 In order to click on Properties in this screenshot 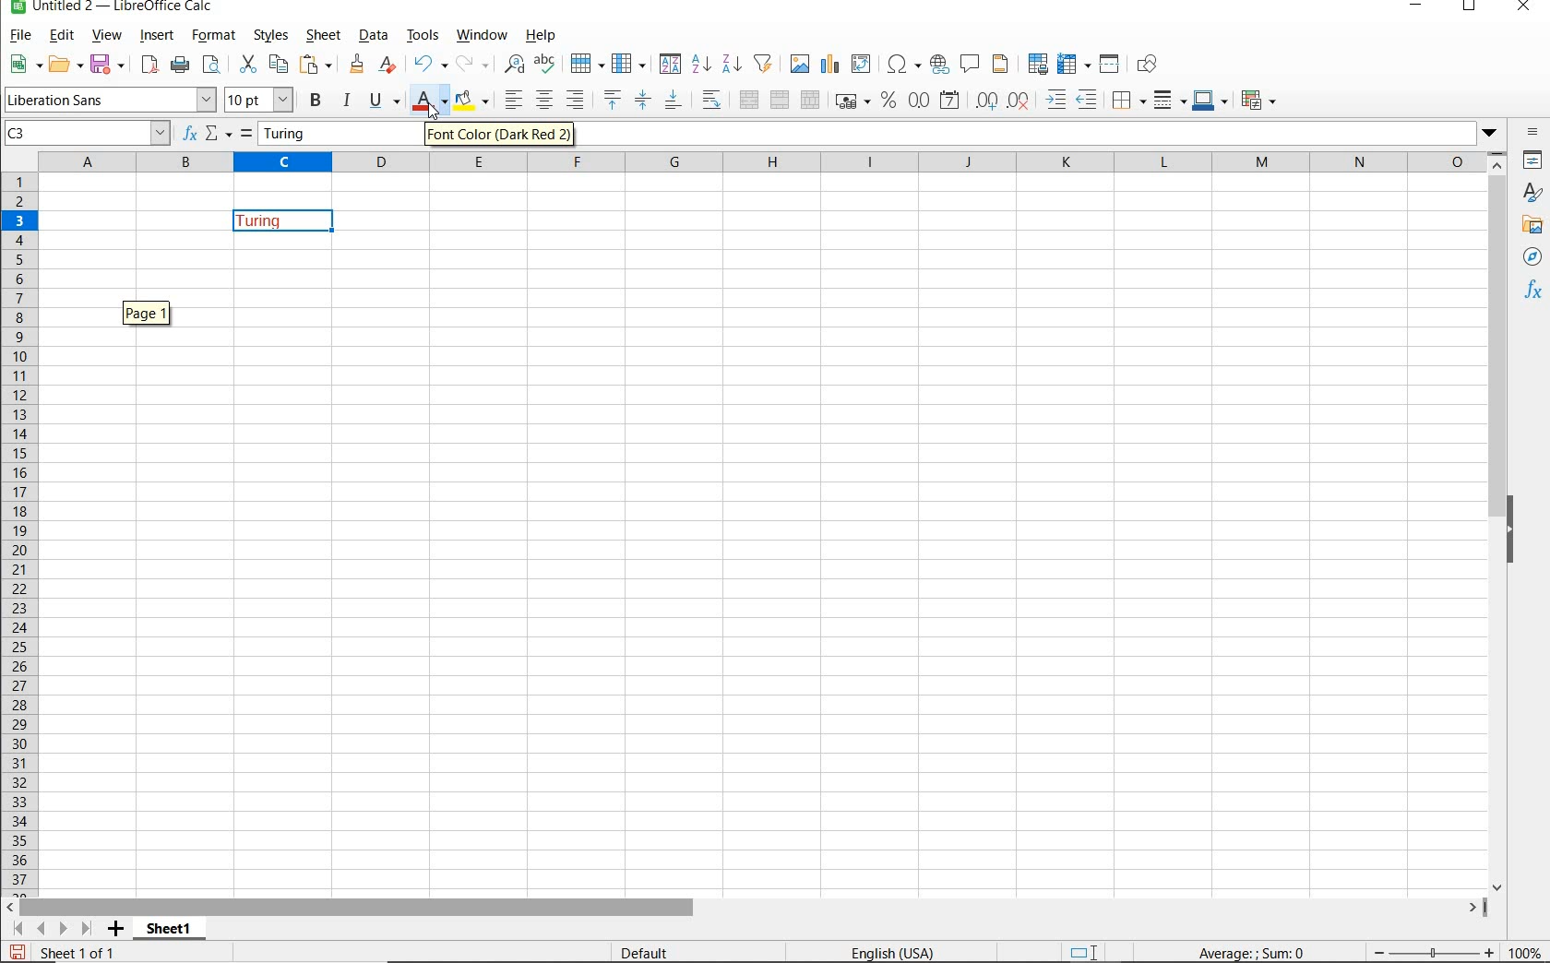, I will do `click(1534, 162)`.